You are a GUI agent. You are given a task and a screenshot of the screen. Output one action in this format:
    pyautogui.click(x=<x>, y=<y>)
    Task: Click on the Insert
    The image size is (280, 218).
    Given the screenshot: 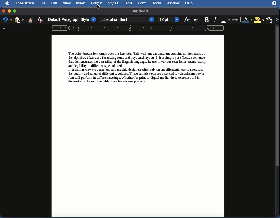 What is the action you would take?
    pyautogui.click(x=81, y=3)
    